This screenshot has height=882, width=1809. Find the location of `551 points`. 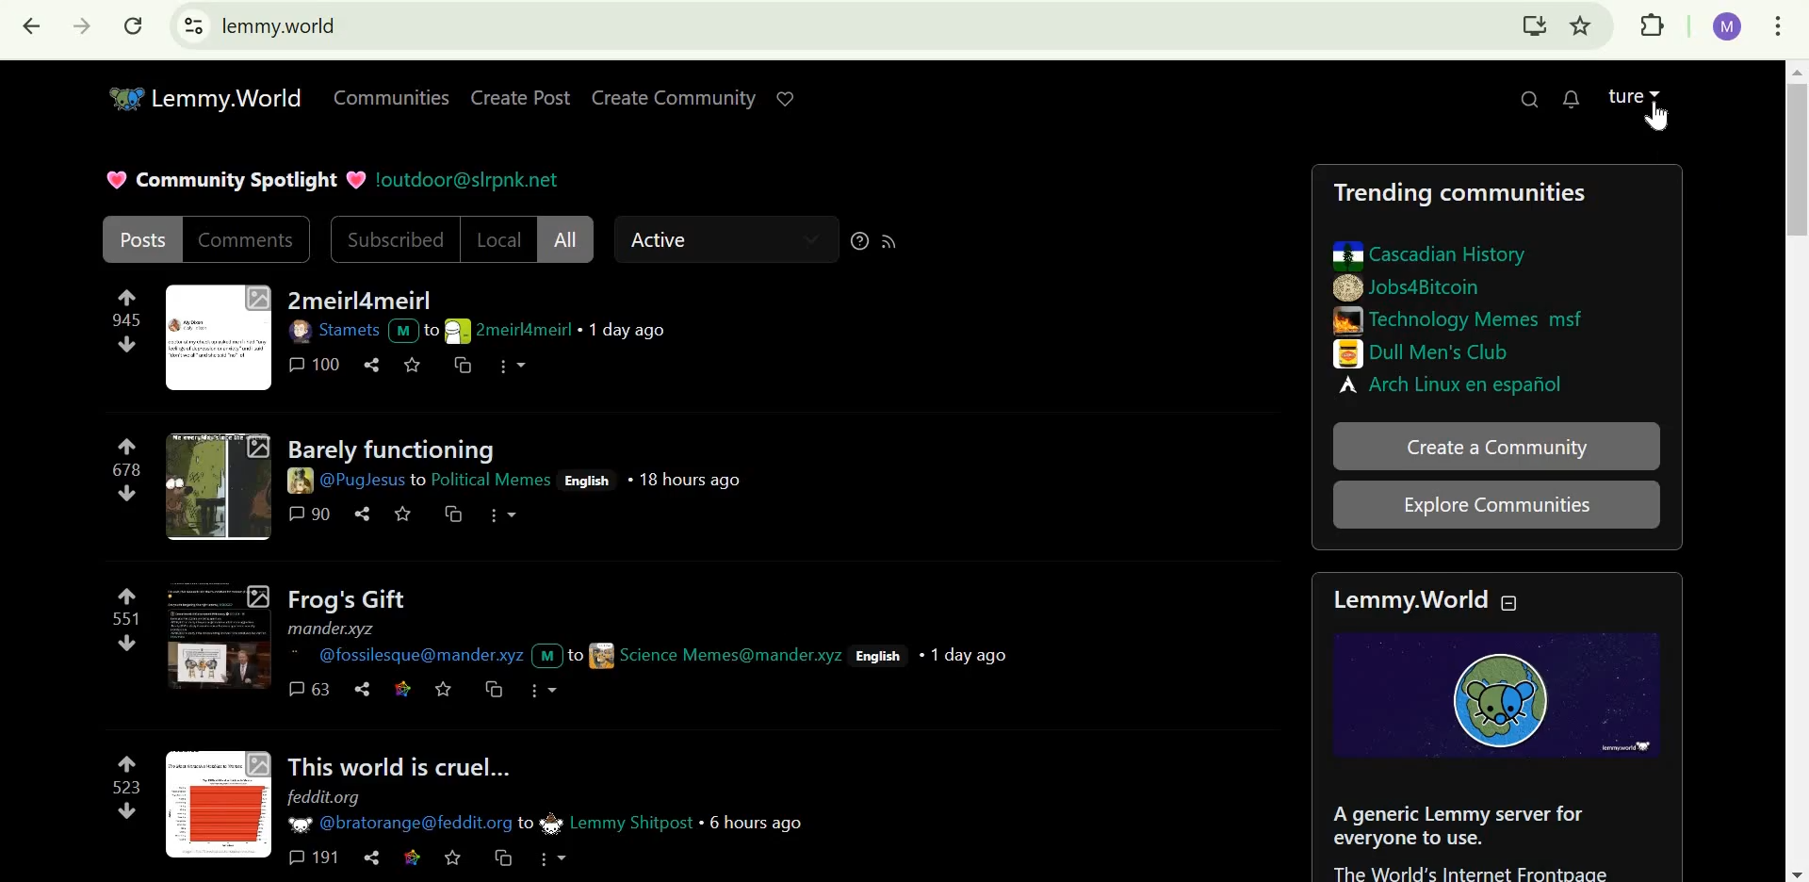

551 points is located at coordinates (122, 619).